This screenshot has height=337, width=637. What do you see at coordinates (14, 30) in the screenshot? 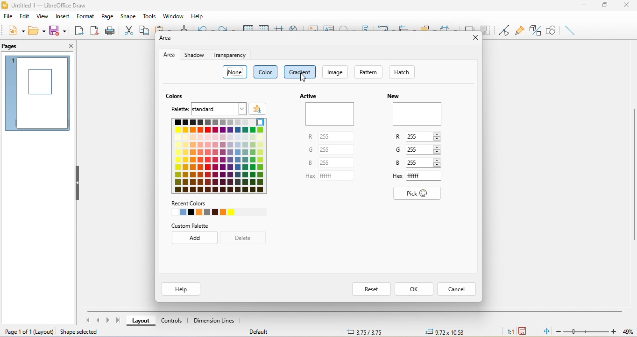
I see `new` at bounding box center [14, 30].